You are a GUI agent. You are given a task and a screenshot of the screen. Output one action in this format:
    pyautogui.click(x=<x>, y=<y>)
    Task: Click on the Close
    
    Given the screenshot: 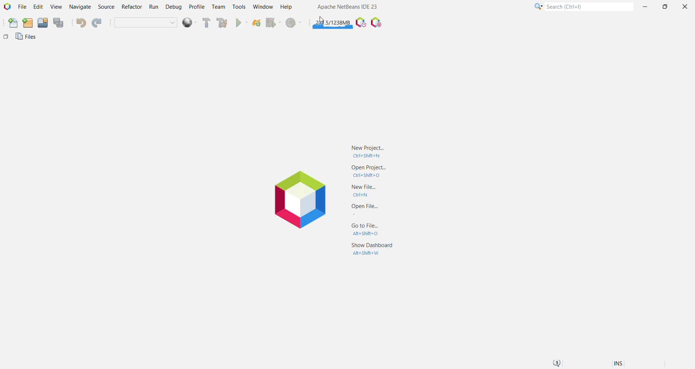 What is the action you would take?
    pyautogui.click(x=686, y=6)
    